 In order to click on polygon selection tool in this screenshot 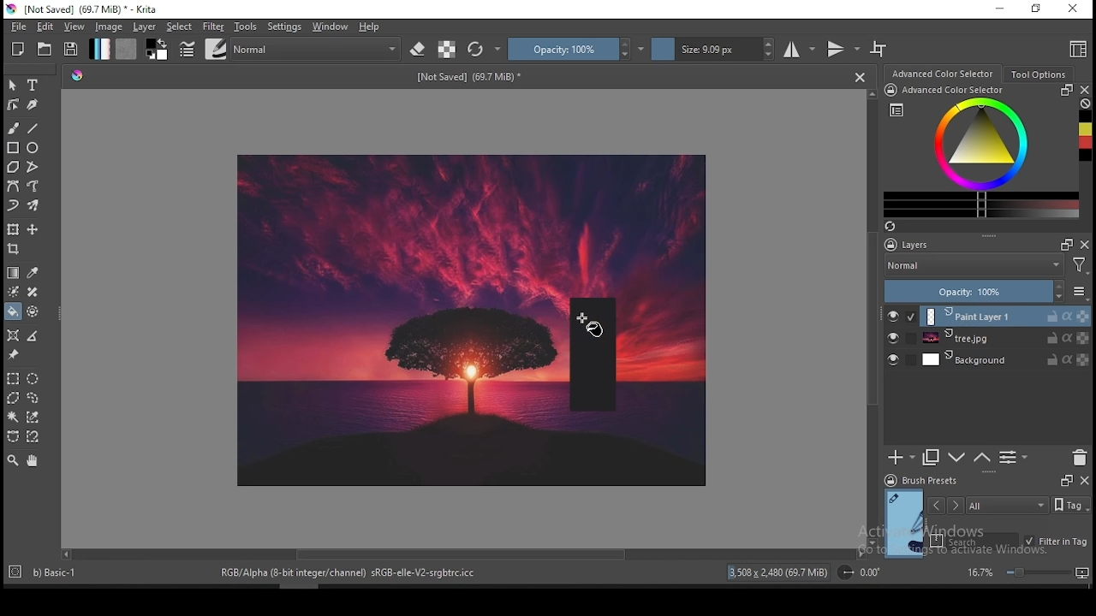, I will do `click(10, 398)`.